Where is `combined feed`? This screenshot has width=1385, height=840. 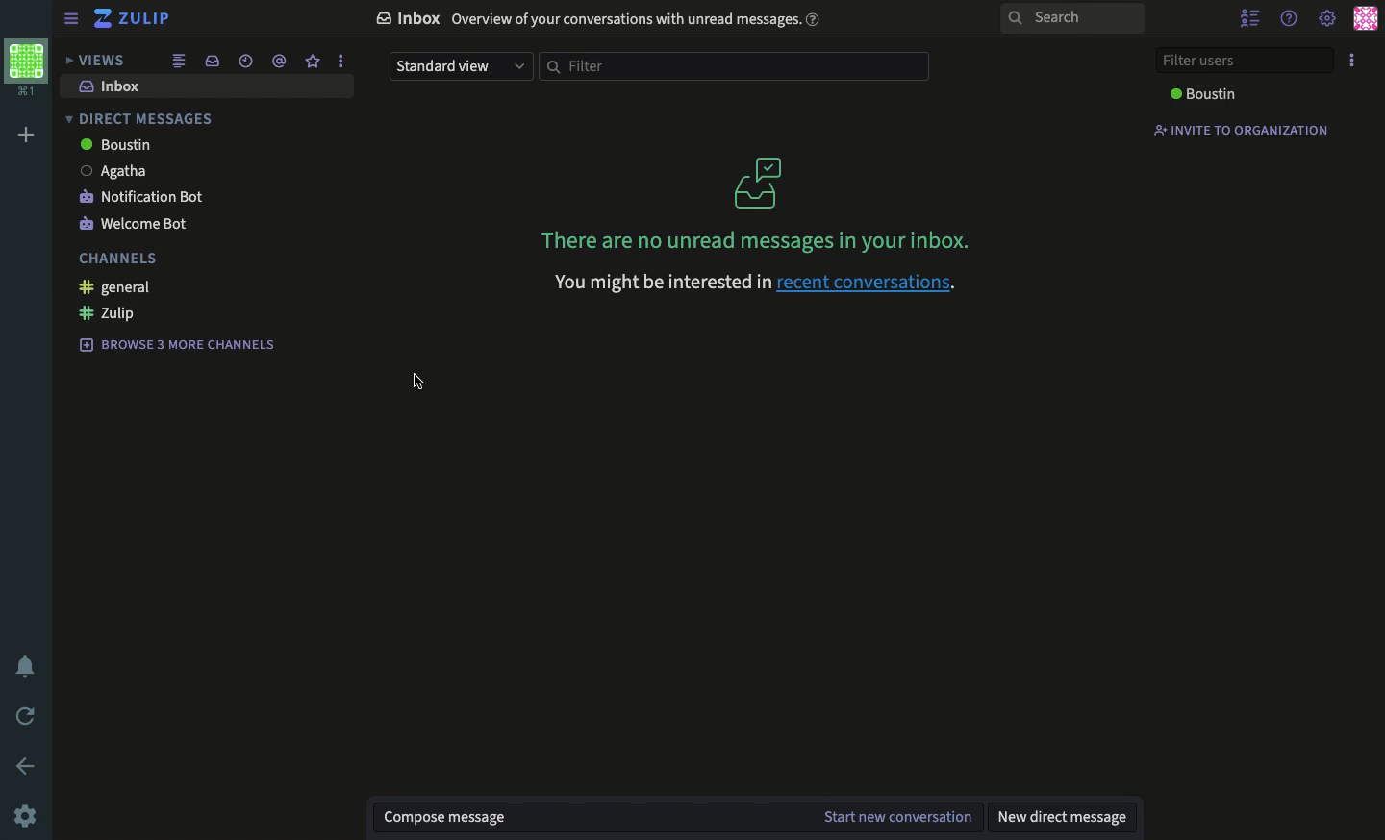
combined feed is located at coordinates (180, 61).